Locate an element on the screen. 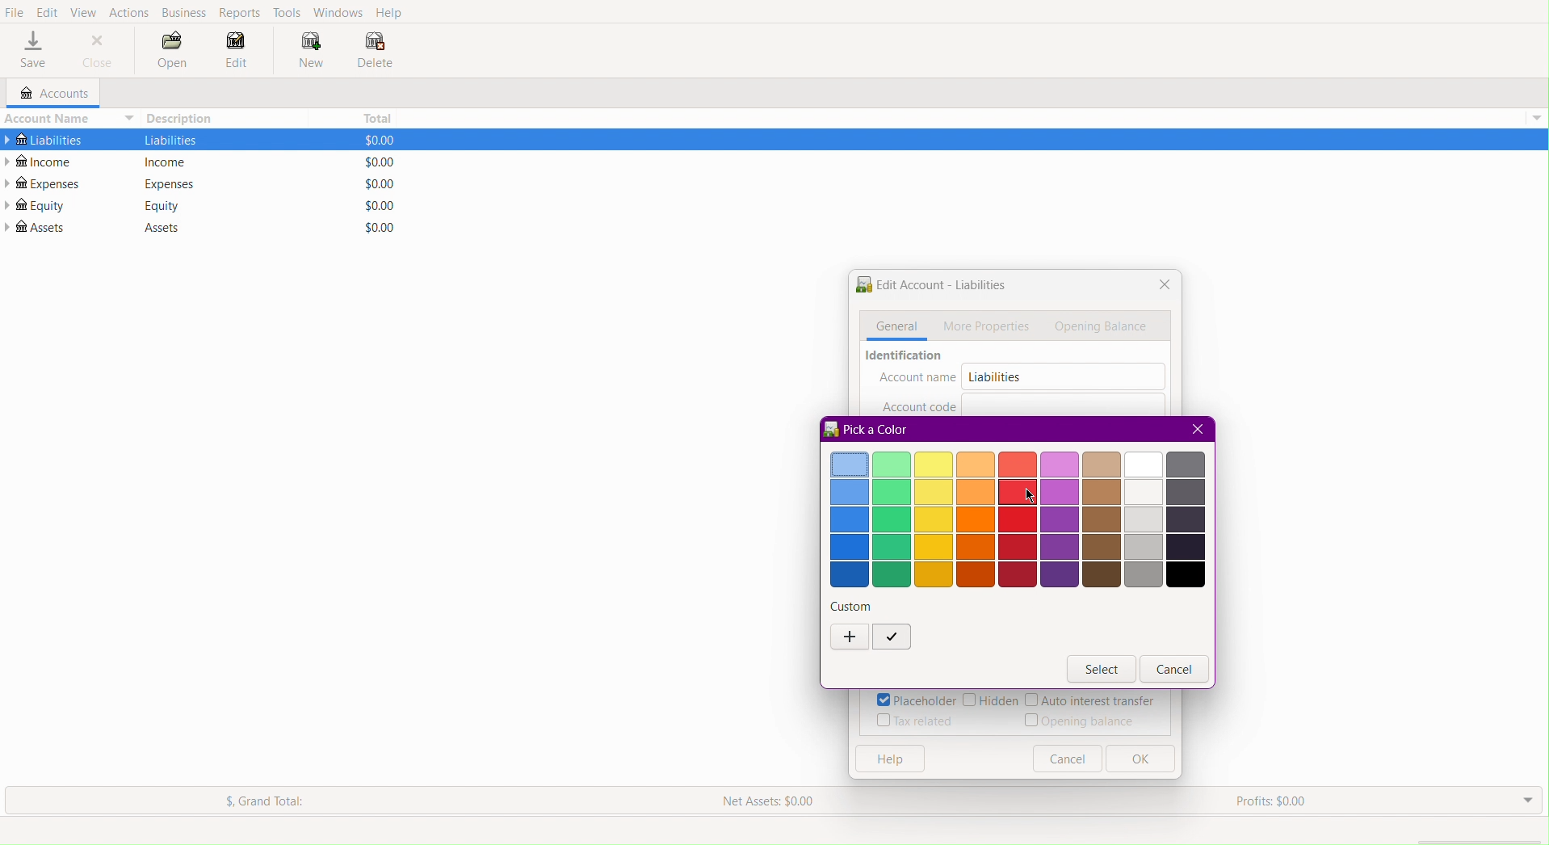 This screenshot has height=845, width=1549. Cancel is located at coordinates (1175, 670).